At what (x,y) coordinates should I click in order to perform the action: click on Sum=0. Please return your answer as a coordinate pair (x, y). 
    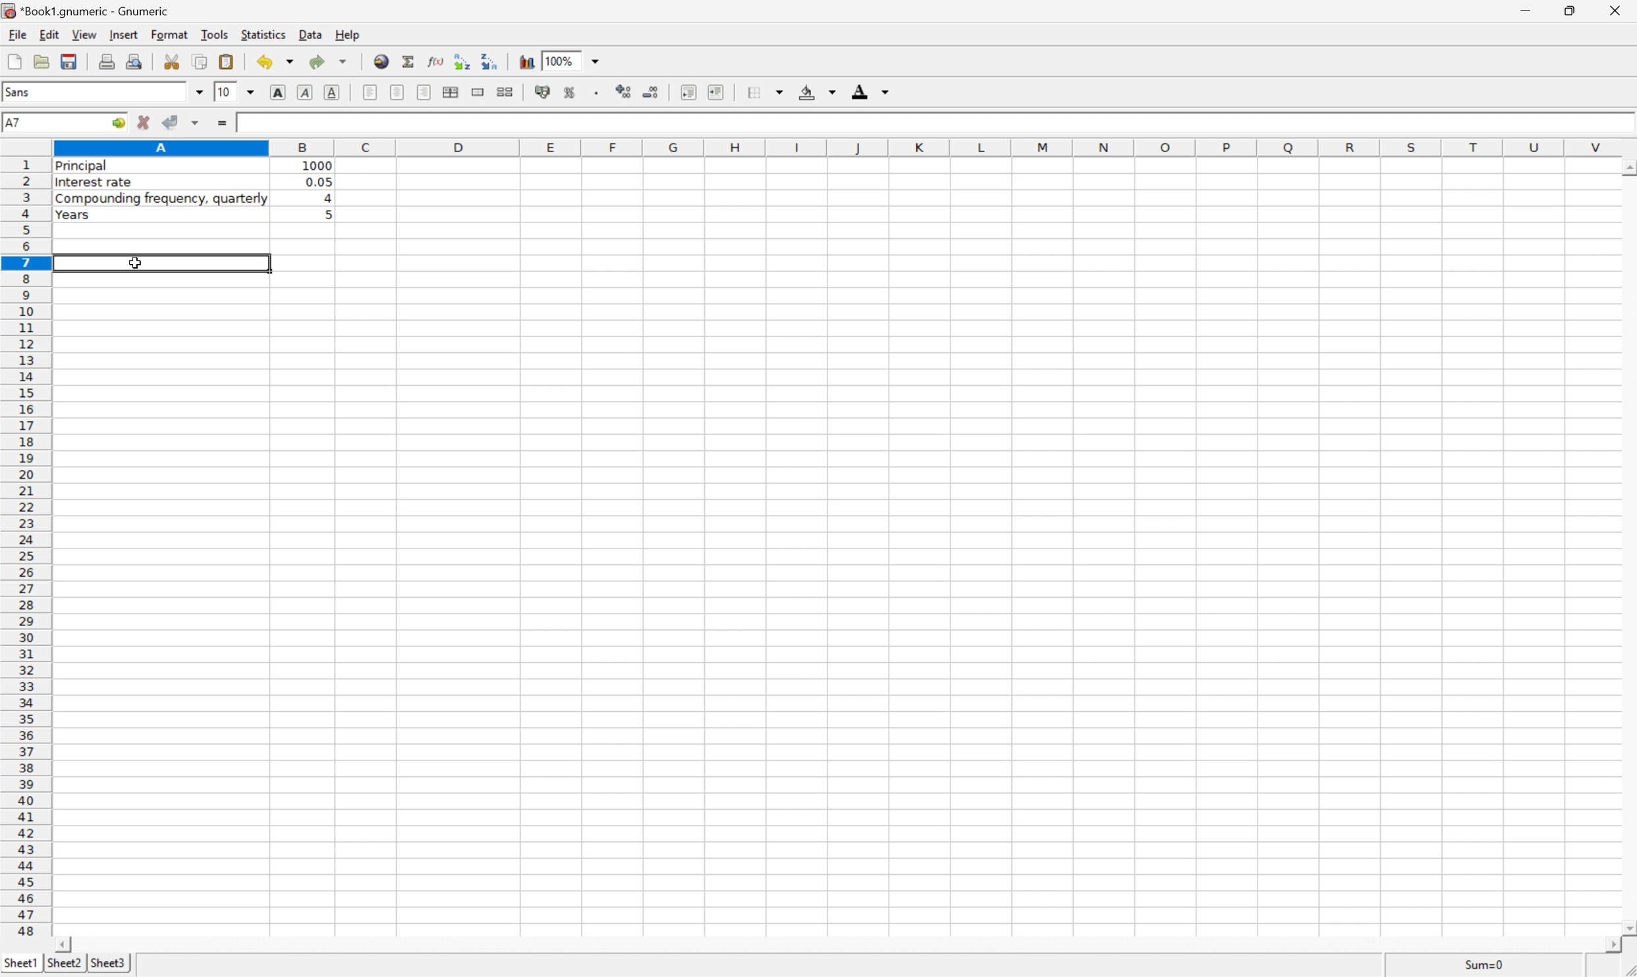
    Looking at the image, I should click on (1485, 964).